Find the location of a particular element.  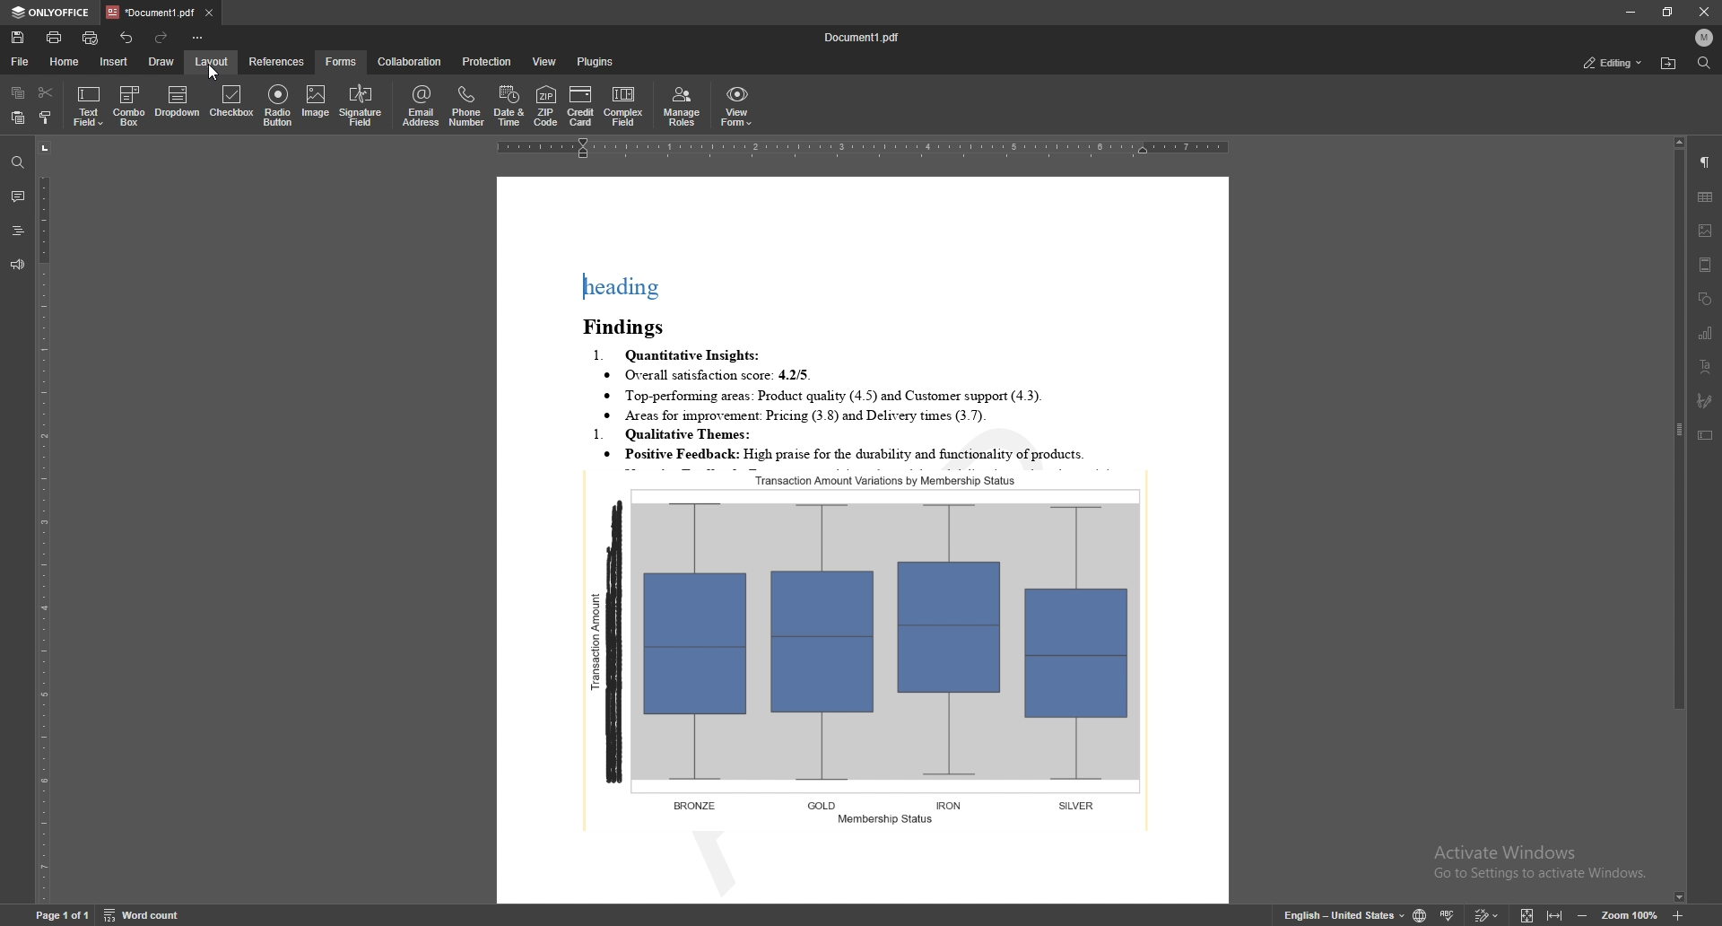

change text language is located at coordinates (1345, 913).